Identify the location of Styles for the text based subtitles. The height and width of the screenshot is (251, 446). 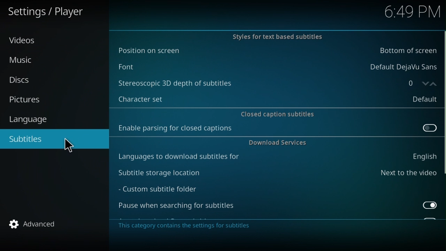
(274, 37).